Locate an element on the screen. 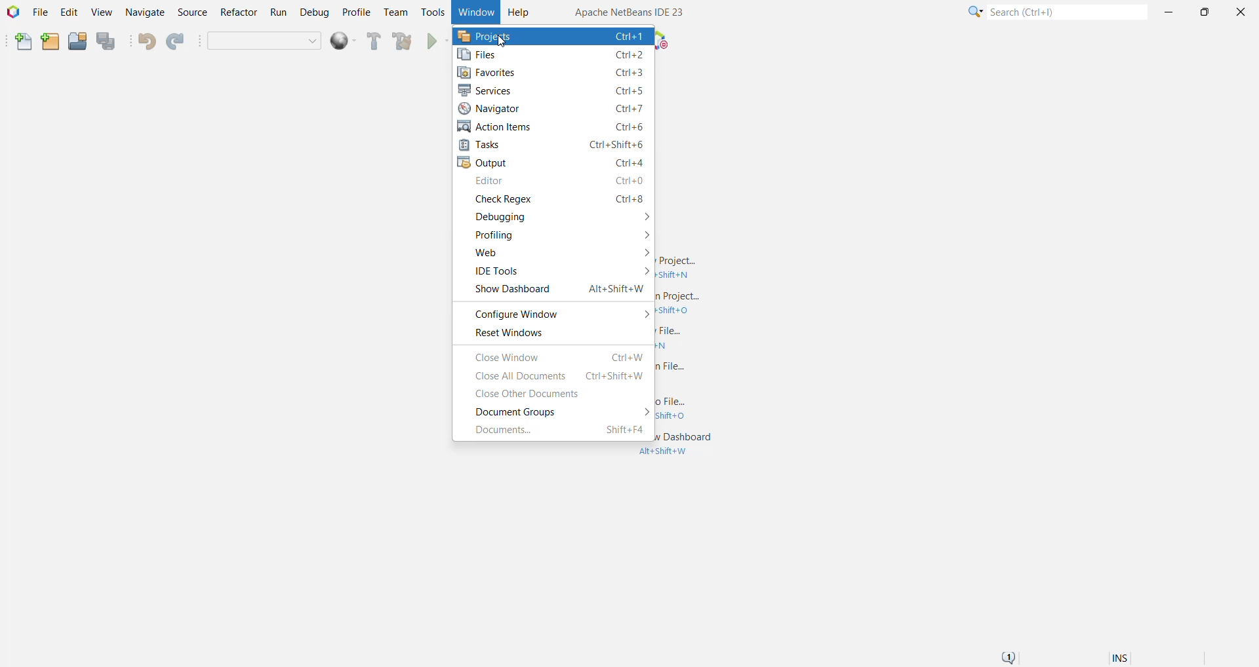 The width and height of the screenshot is (1259, 667). Close All Documents is located at coordinates (558, 376).